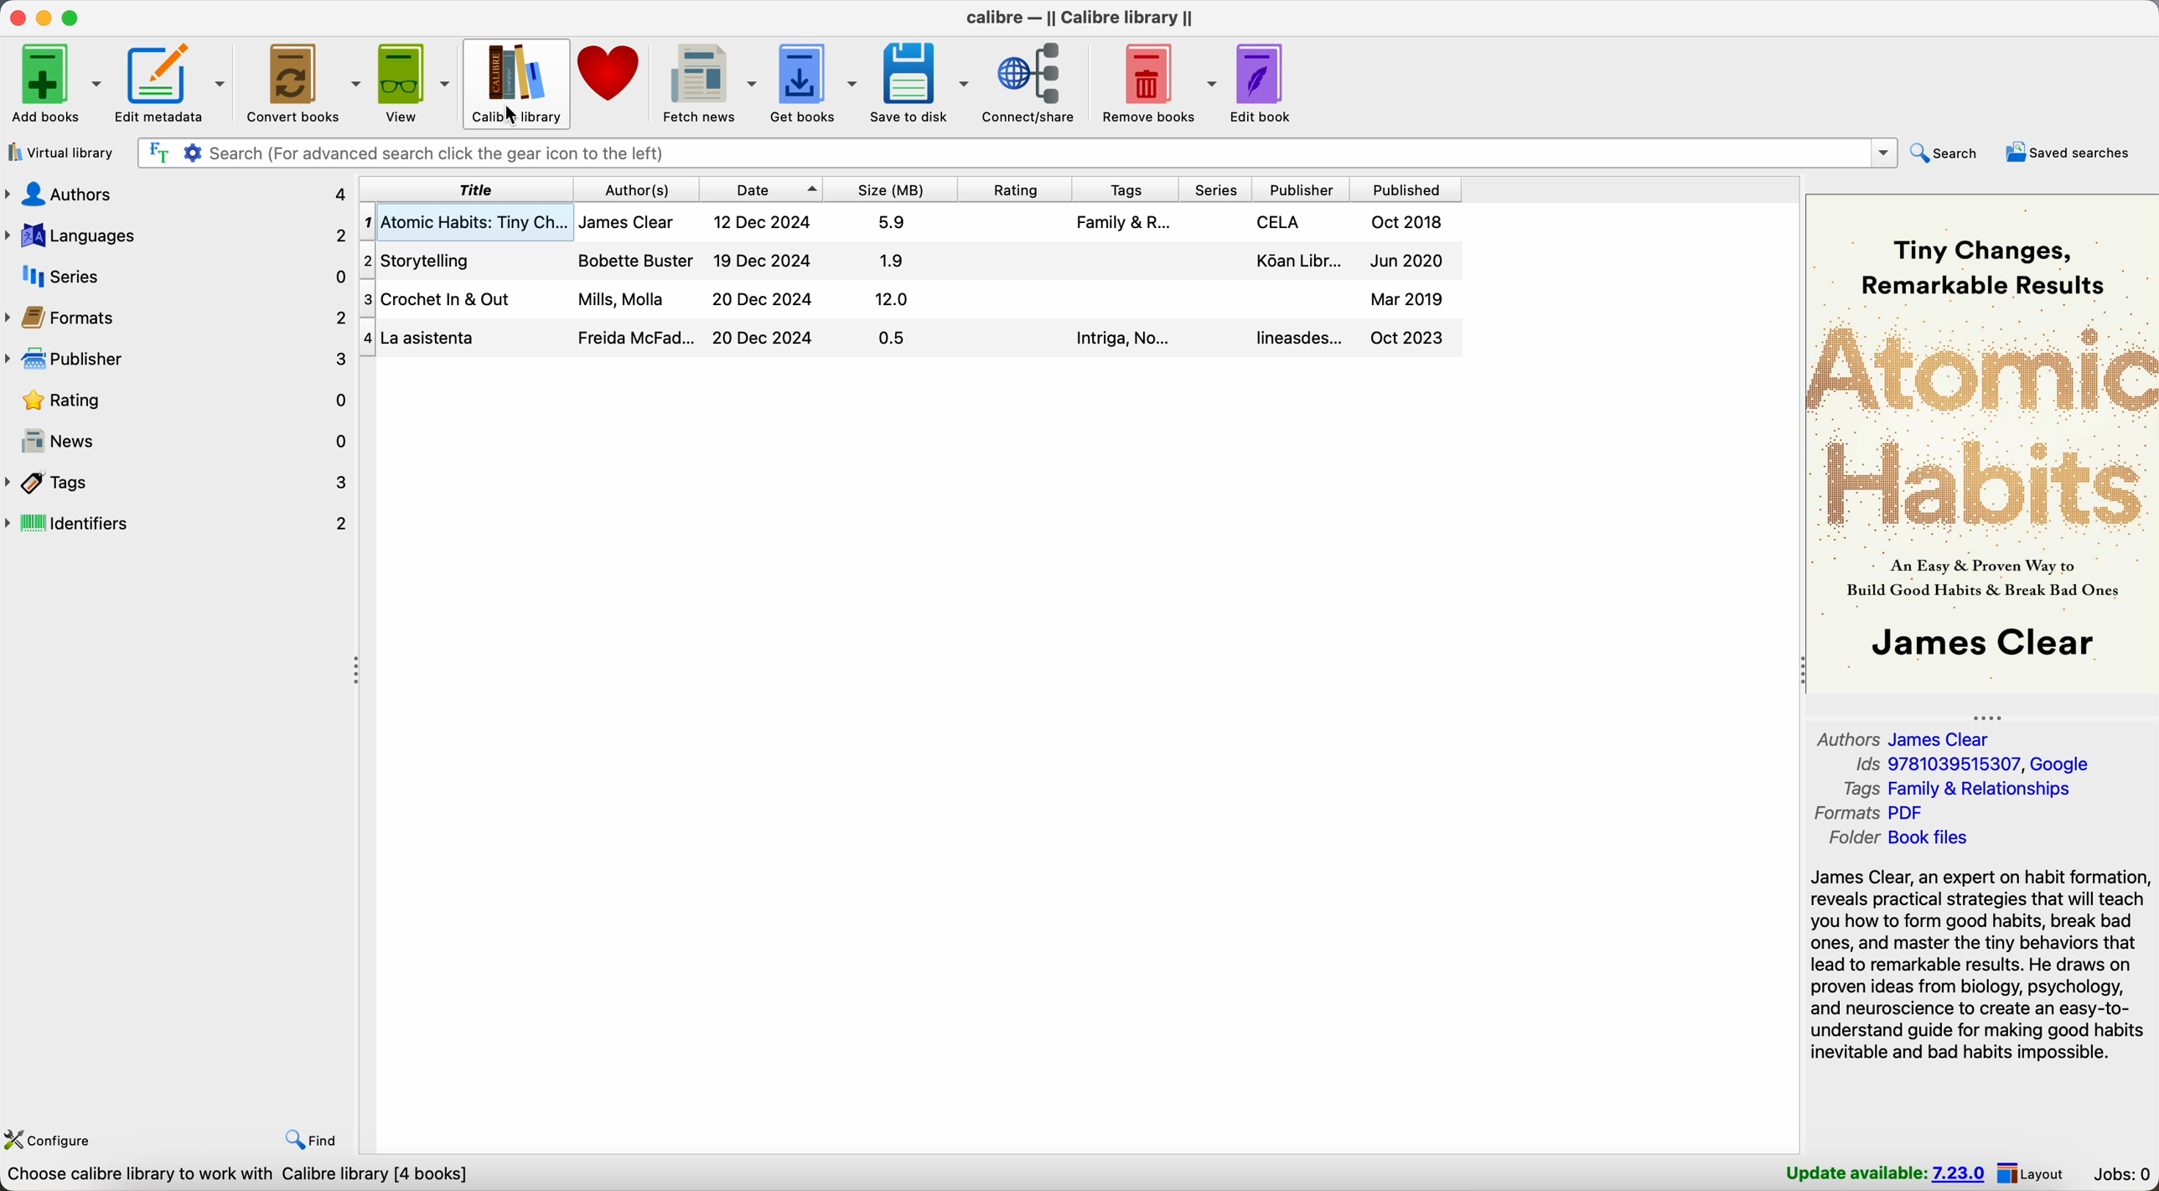 The image size is (2159, 1191). Describe the element at coordinates (761, 189) in the screenshot. I see `date` at that location.